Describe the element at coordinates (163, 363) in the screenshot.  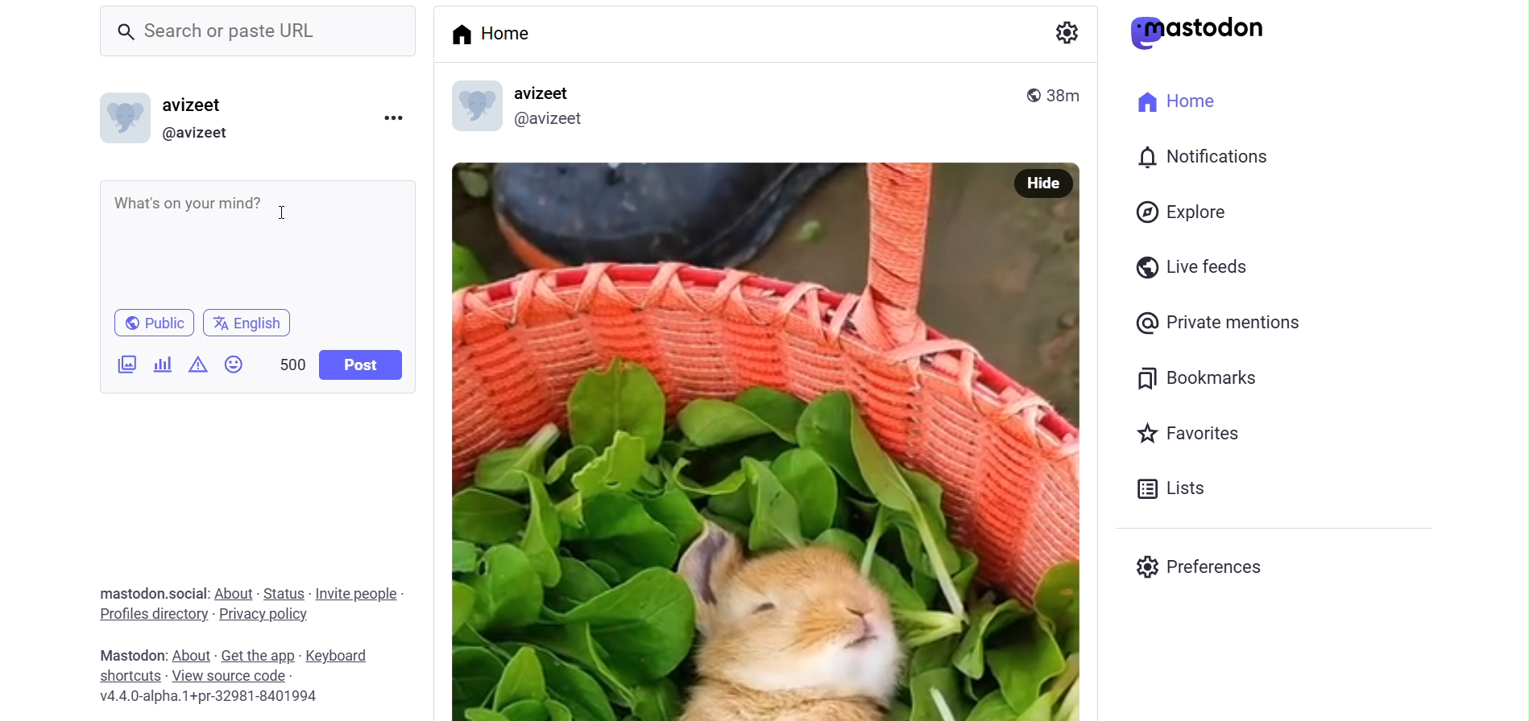
I see `Add Poll` at that location.